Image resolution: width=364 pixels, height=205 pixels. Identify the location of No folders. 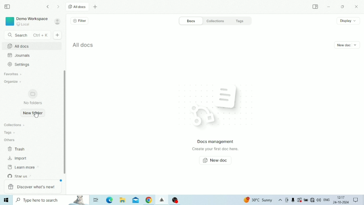
(33, 97).